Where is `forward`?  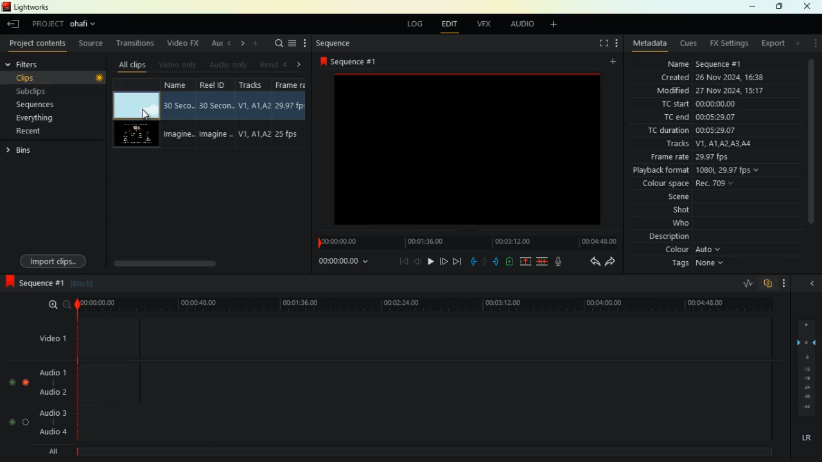 forward is located at coordinates (458, 261).